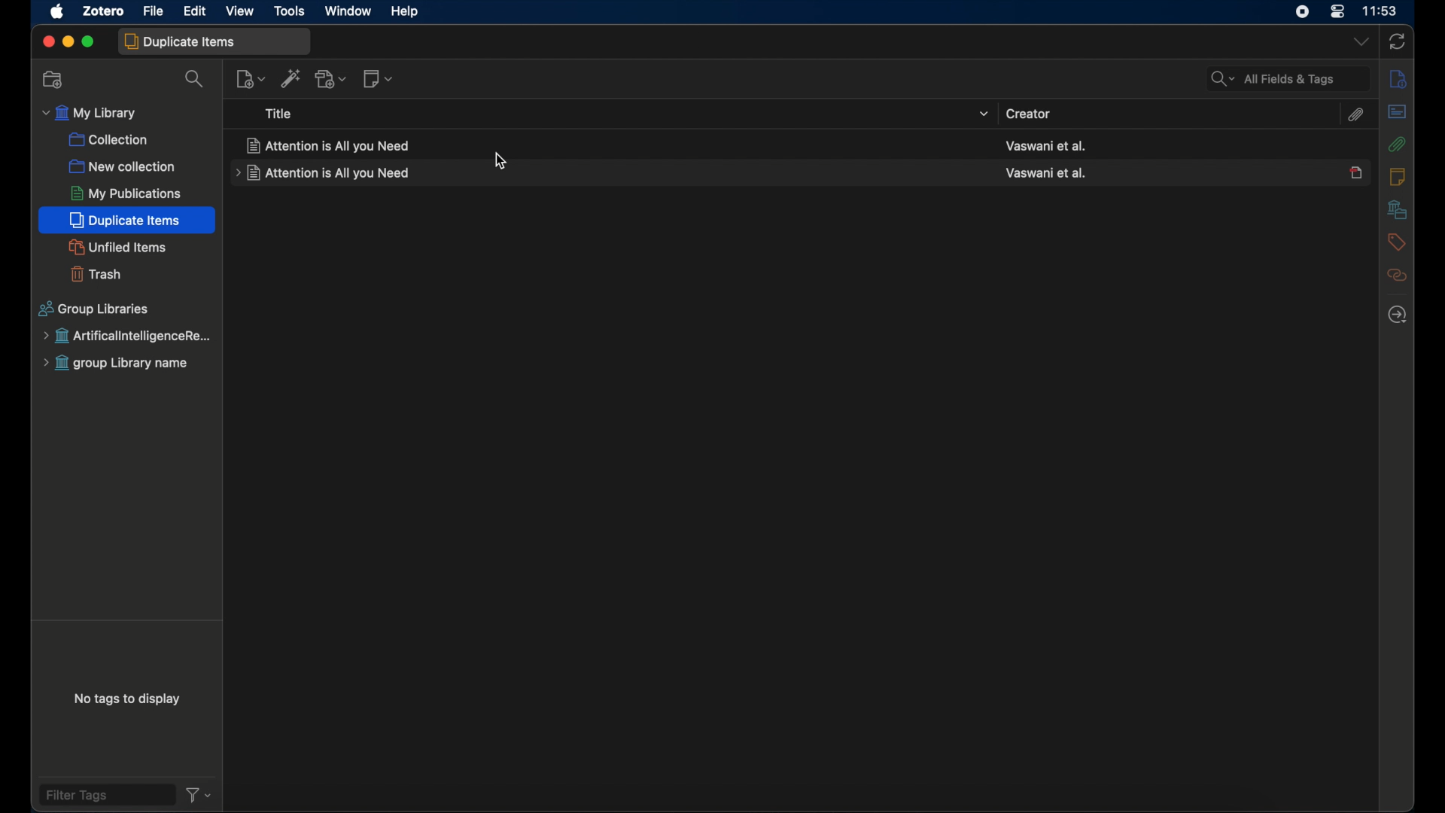  I want to click on my library menu, so click(90, 114).